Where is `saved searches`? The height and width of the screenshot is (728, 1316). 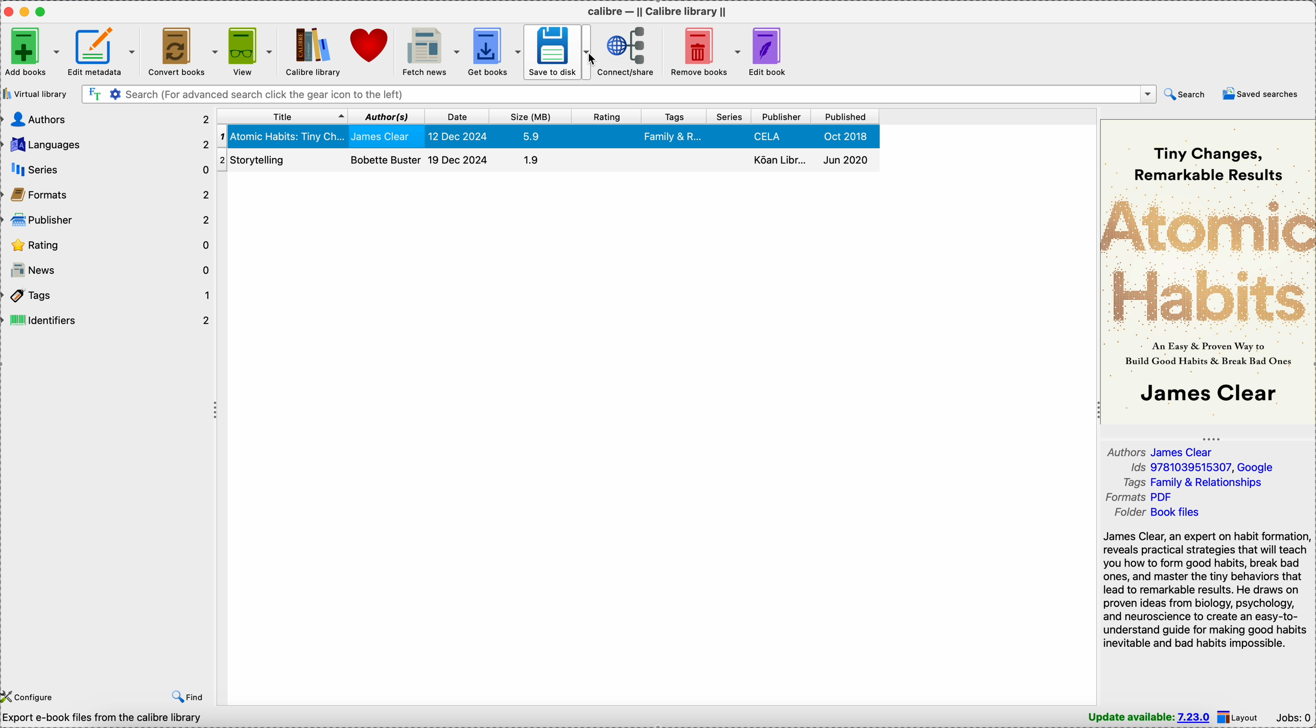 saved searches is located at coordinates (1261, 93).